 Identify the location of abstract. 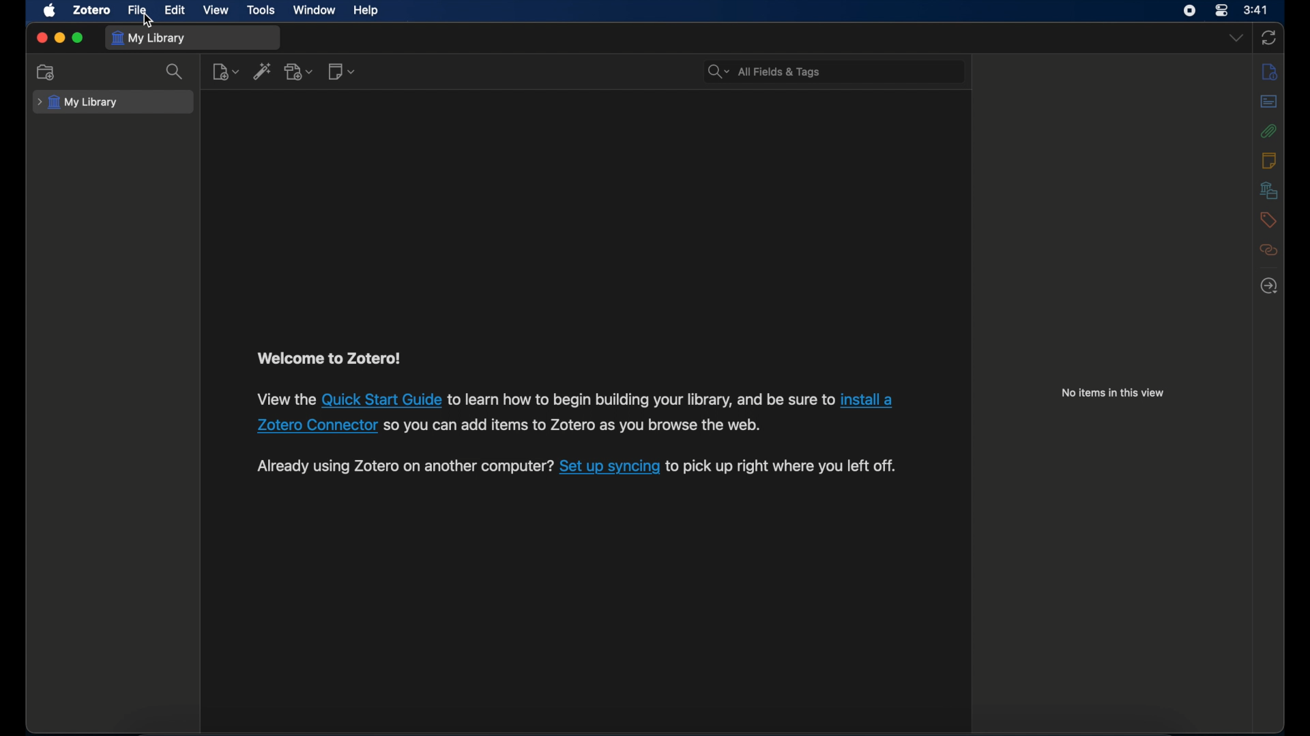
(1269, 102).